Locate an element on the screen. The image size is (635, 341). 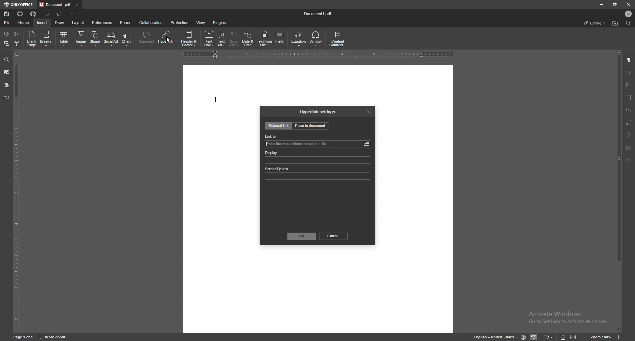
tab is located at coordinates (55, 5).